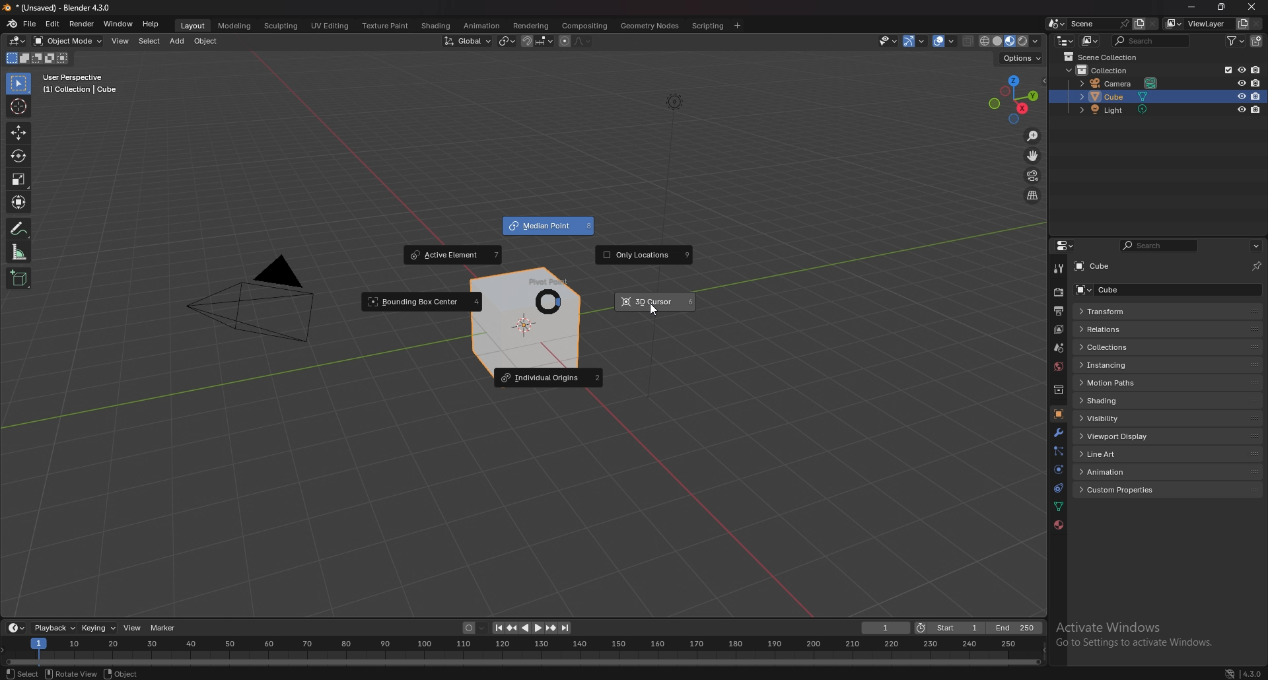  Describe the element at coordinates (249, 299) in the screenshot. I see `pyramid` at that location.